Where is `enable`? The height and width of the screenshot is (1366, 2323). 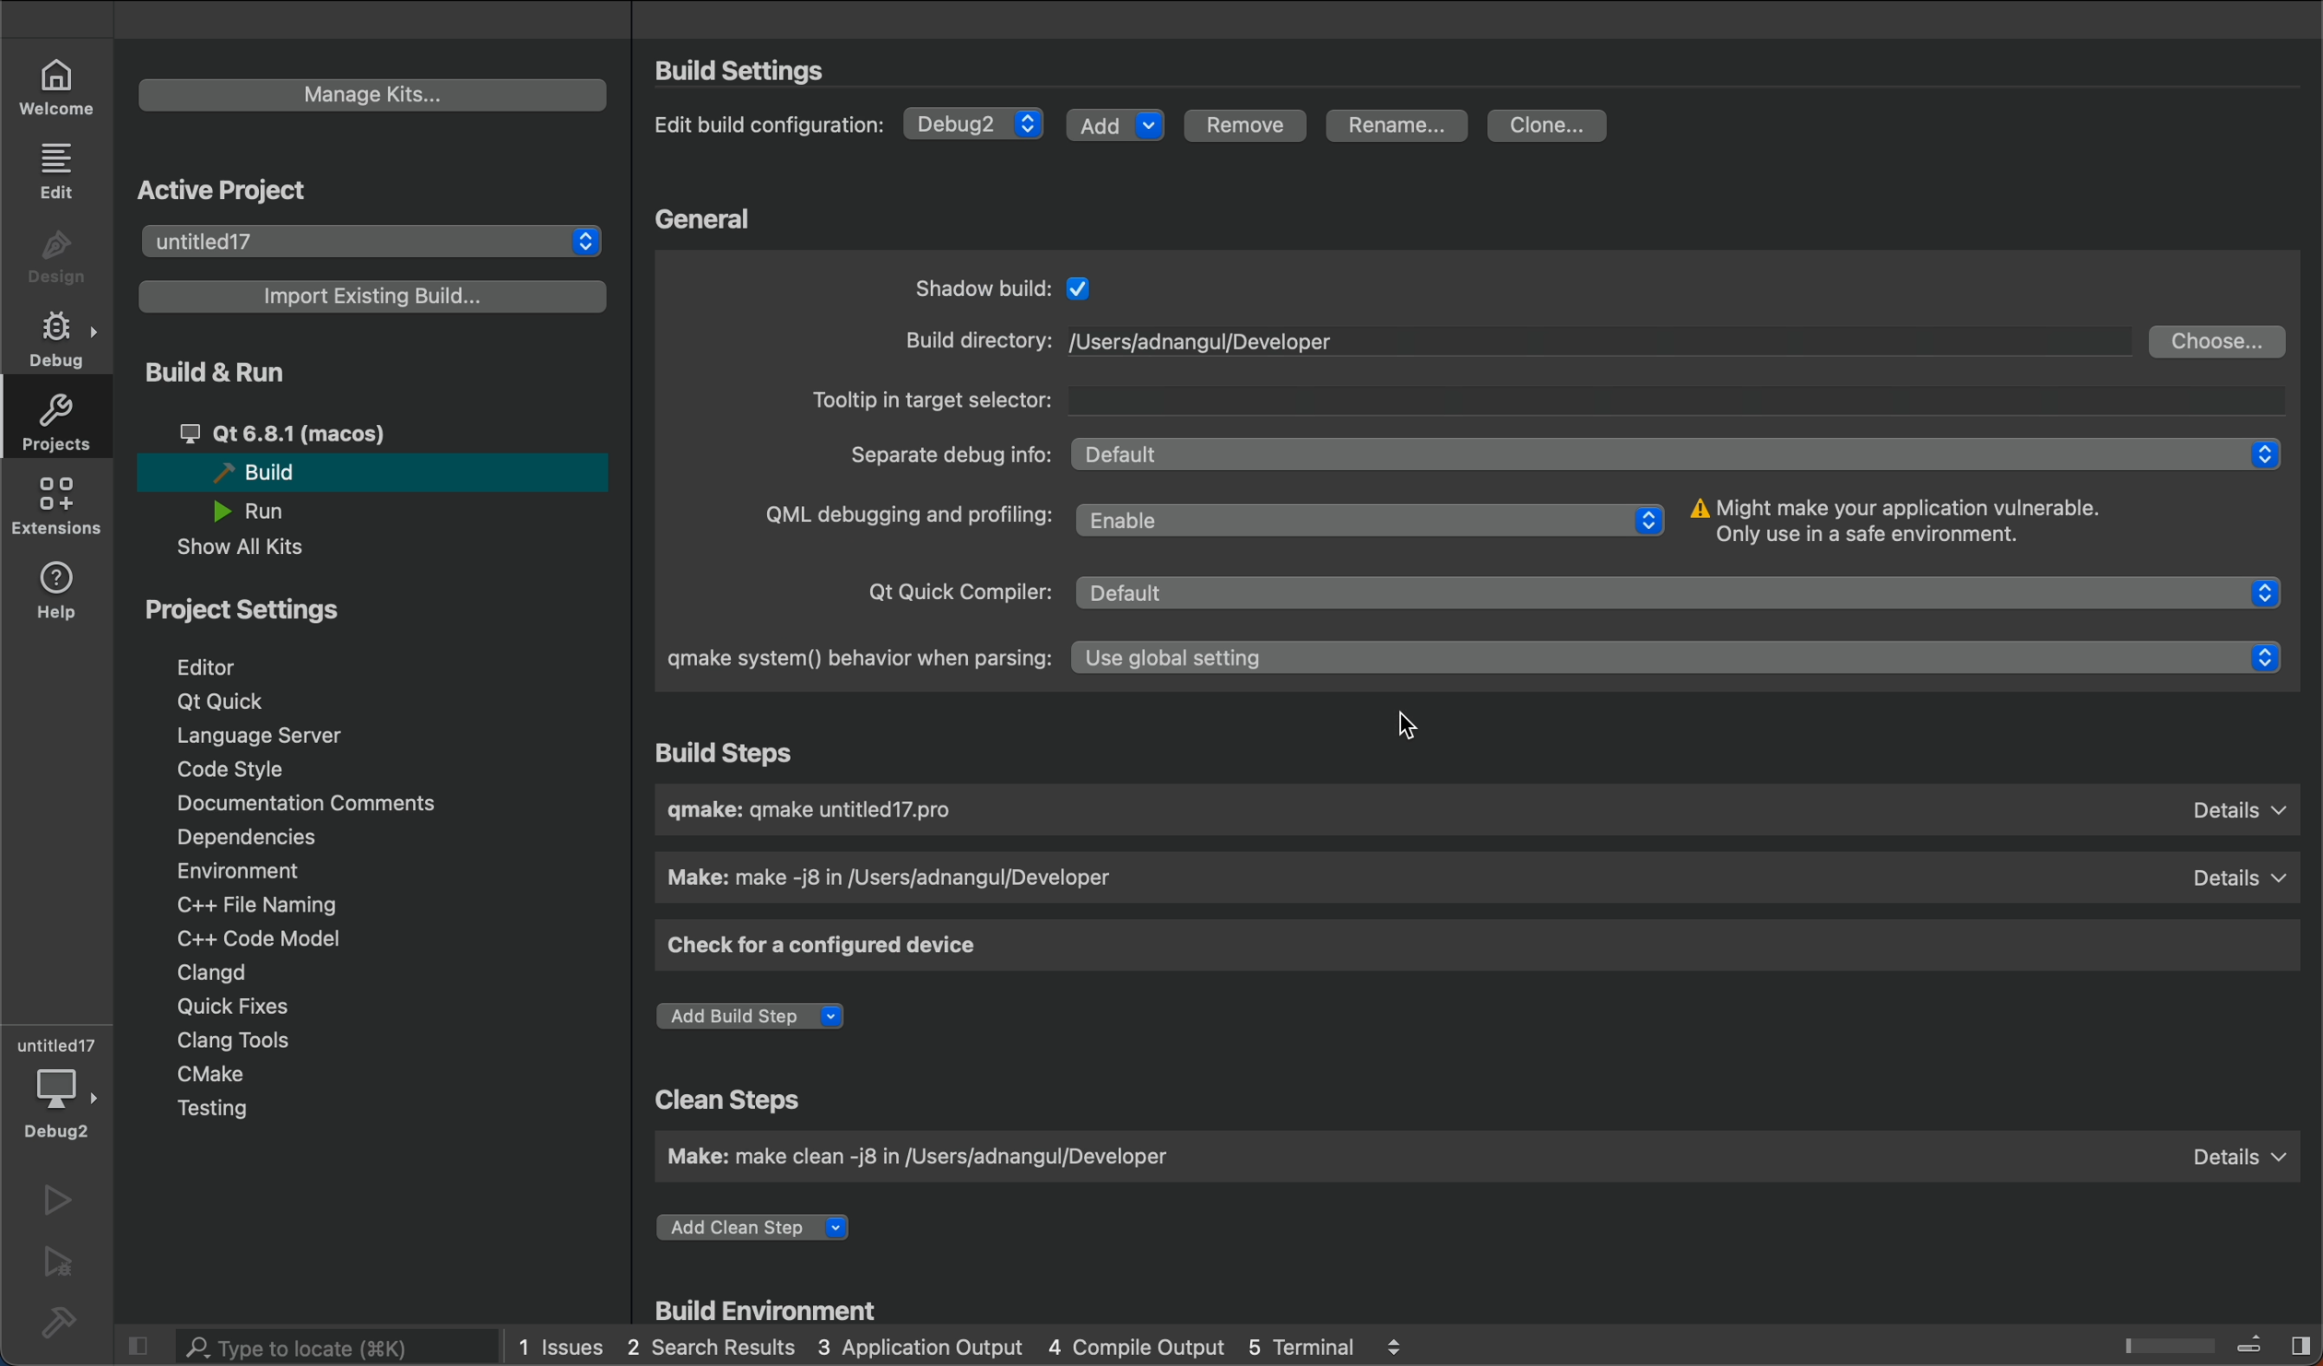
enable is located at coordinates (1376, 521).